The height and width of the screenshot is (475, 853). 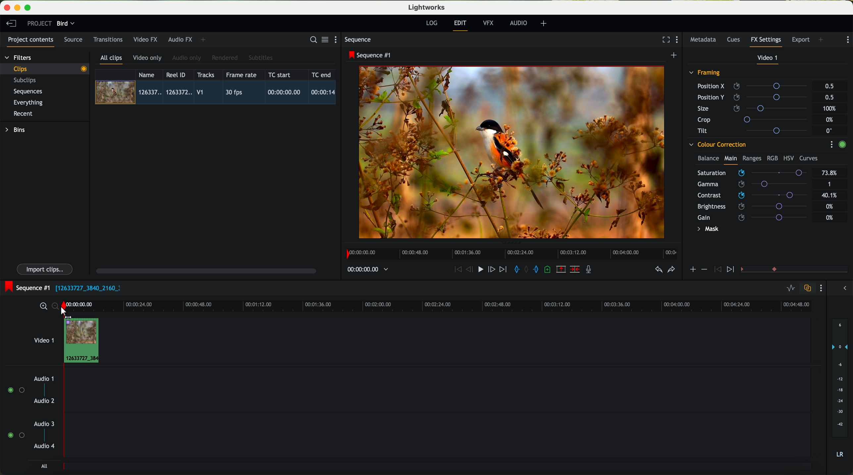 What do you see at coordinates (510, 252) in the screenshot?
I see `timeline` at bounding box center [510, 252].